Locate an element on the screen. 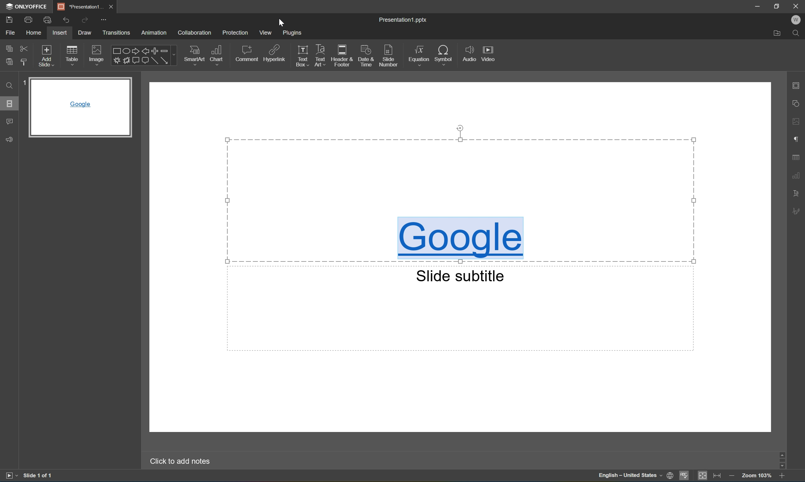  Start slideshow is located at coordinates (9, 477).